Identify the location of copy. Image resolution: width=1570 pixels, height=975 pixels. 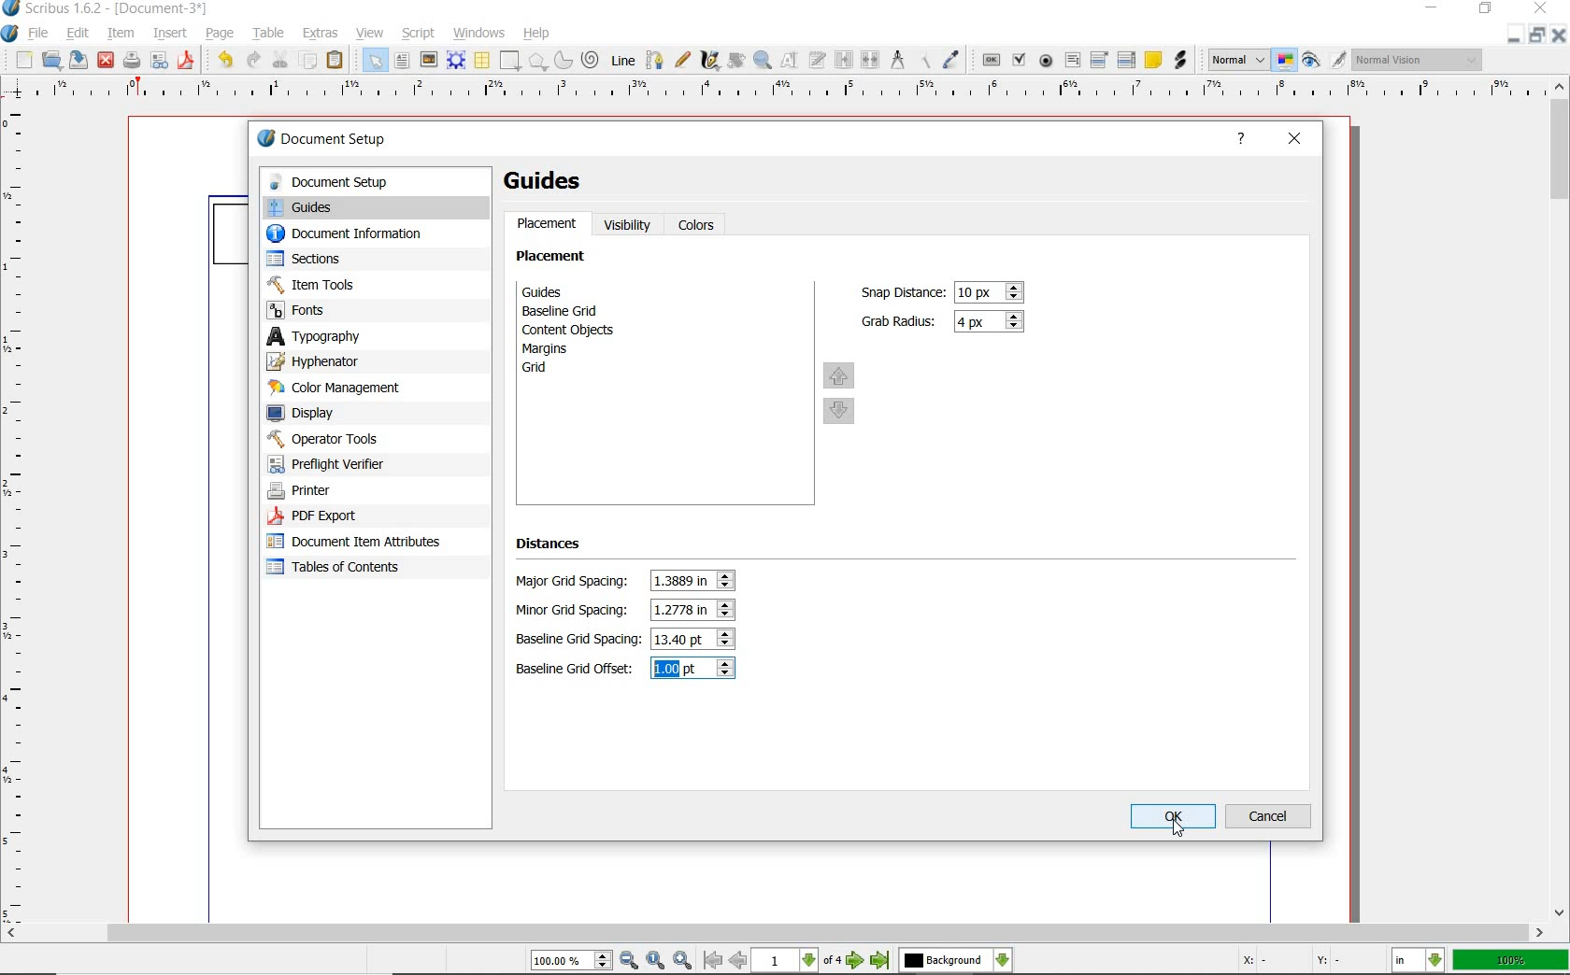
(308, 63).